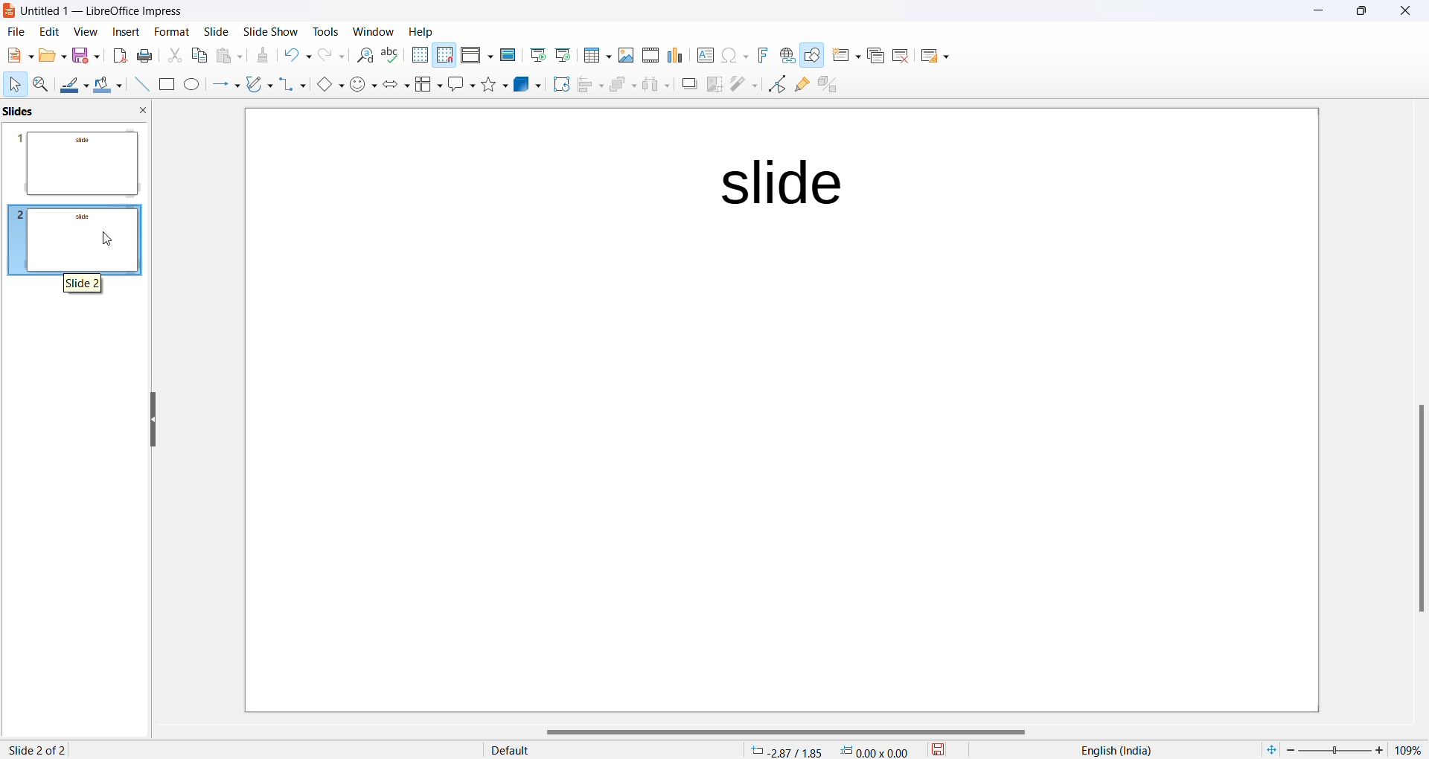 The width and height of the screenshot is (1429, 759). What do you see at coordinates (83, 33) in the screenshot?
I see `view` at bounding box center [83, 33].